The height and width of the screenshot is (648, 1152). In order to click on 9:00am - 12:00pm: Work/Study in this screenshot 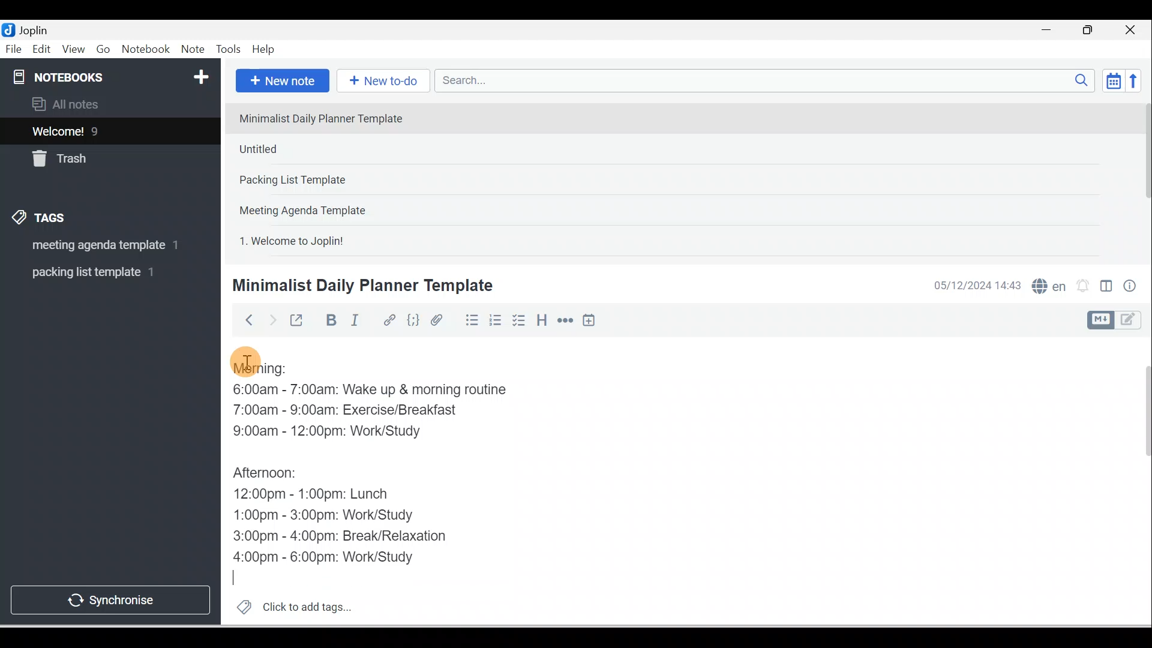, I will do `click(343, 432)`.